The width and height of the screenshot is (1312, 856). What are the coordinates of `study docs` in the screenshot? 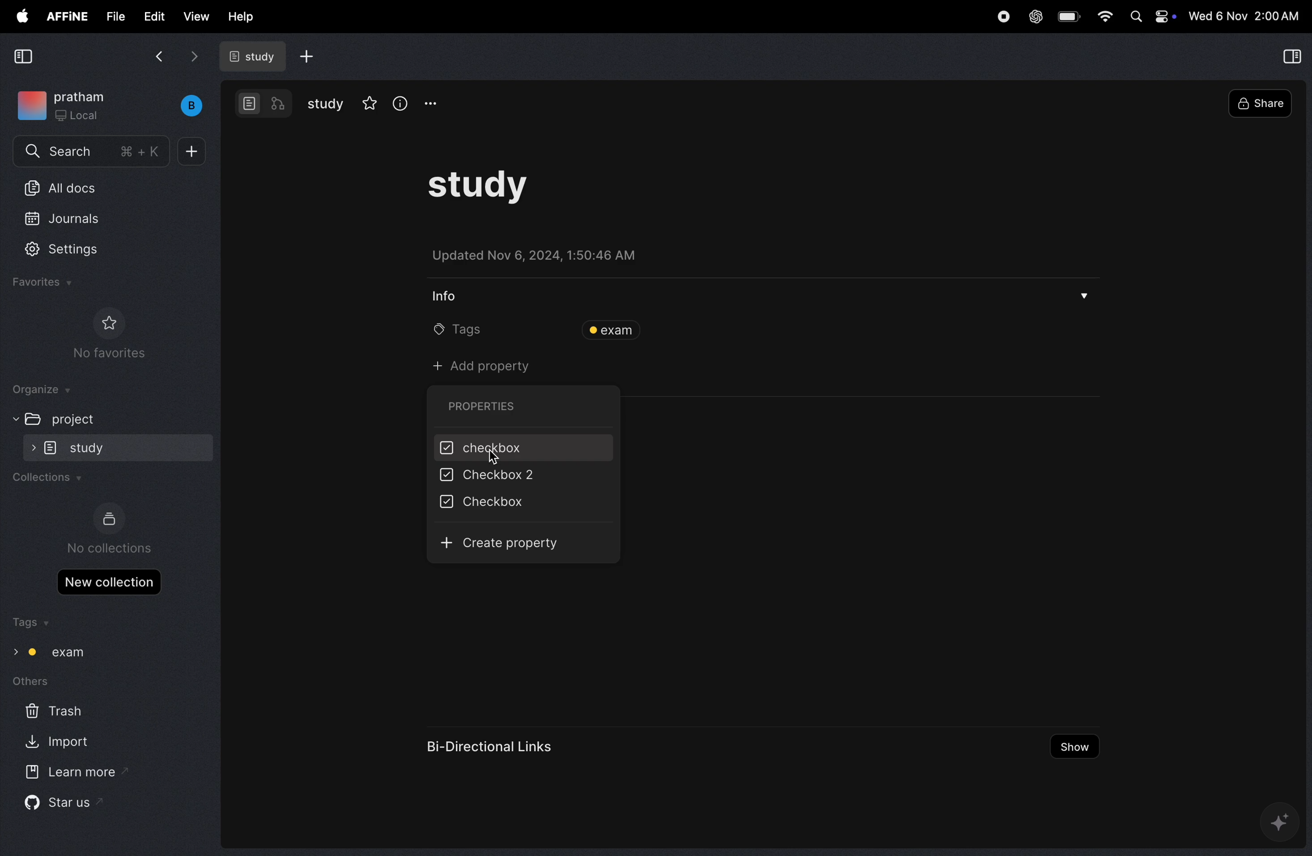 It's located at (250, 56).